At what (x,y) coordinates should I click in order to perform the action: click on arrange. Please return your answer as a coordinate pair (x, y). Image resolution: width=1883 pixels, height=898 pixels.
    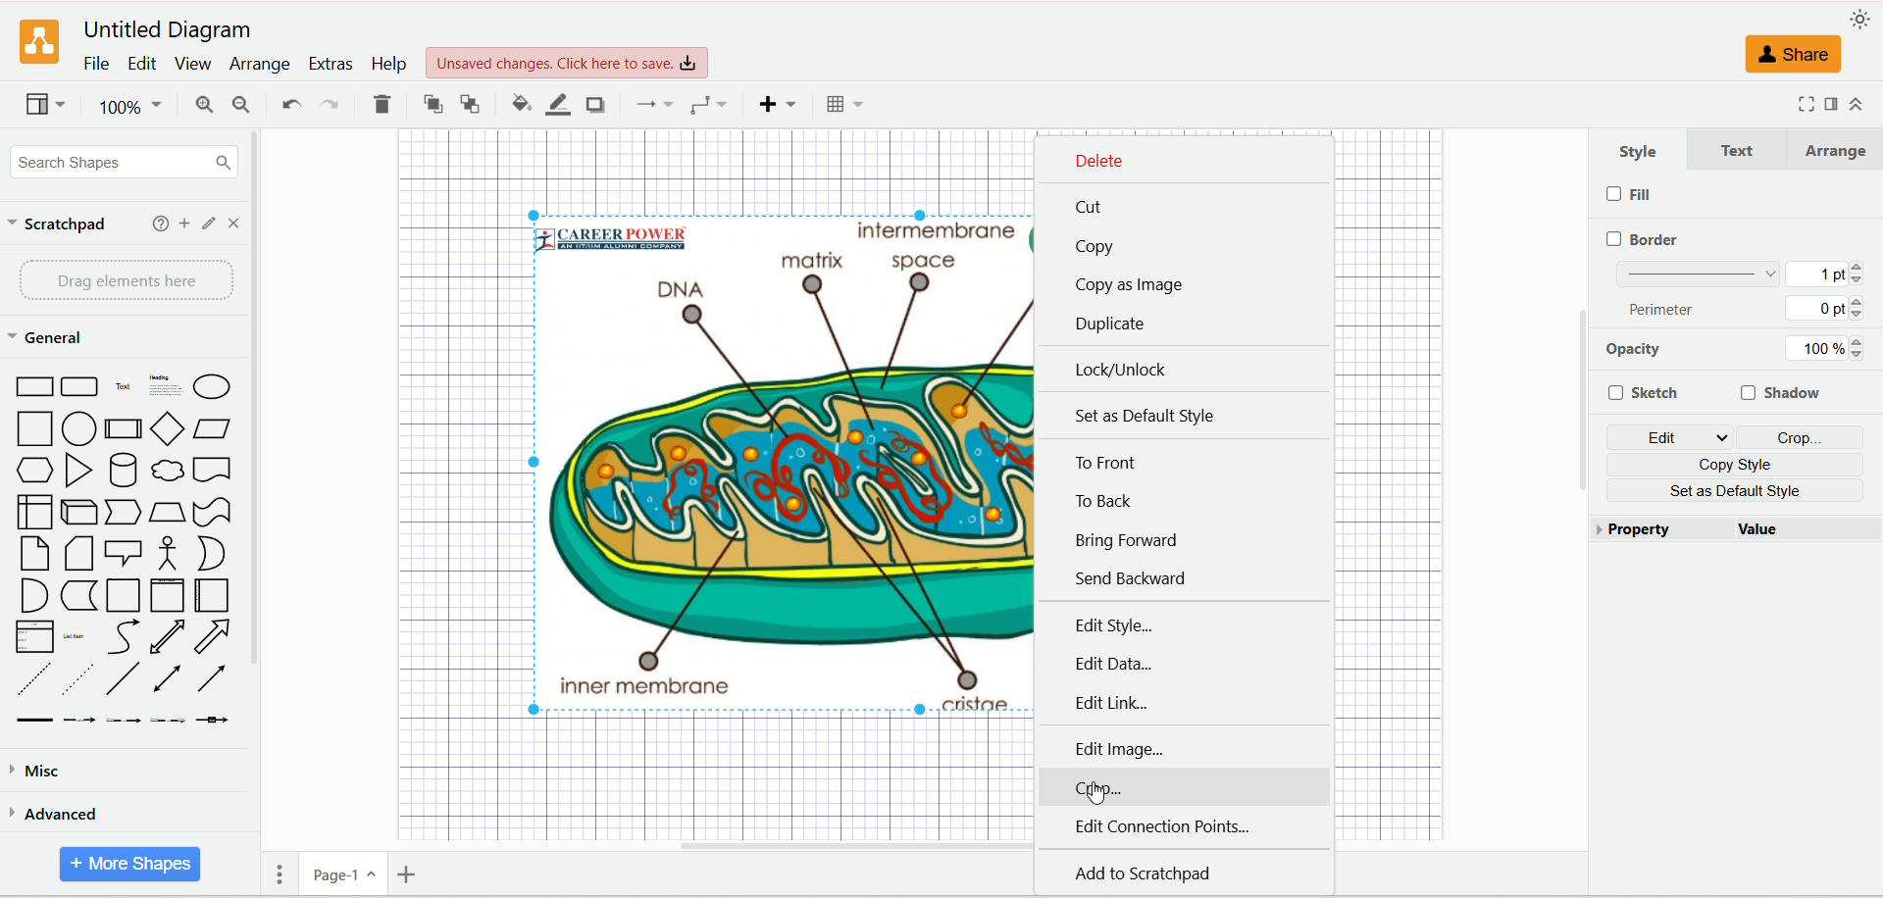
    Looking at the image, I should click on (260, 66).